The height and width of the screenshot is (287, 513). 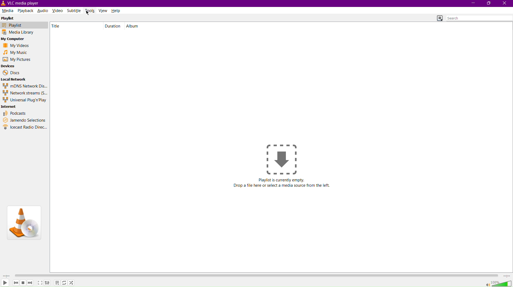 I want to click on Maximize, so click(x=40, y=282).